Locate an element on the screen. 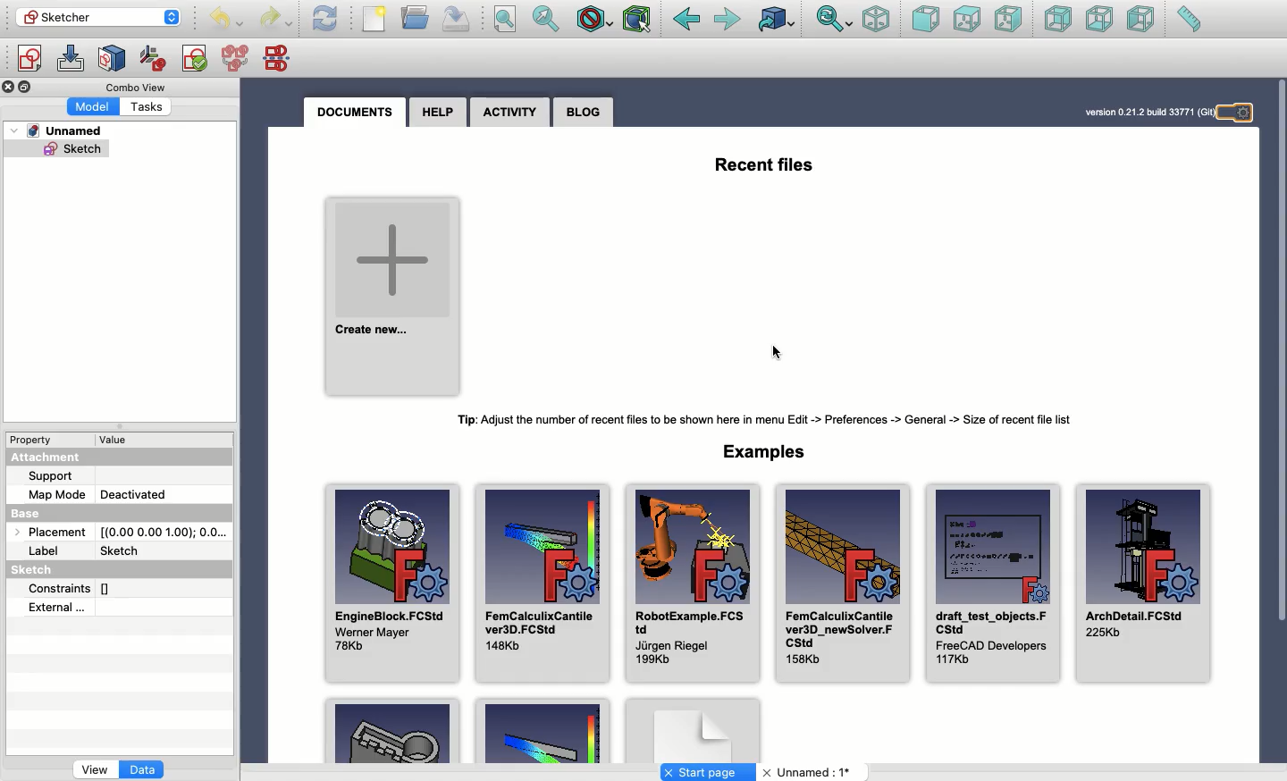  View is located at coordinates (94, 768).